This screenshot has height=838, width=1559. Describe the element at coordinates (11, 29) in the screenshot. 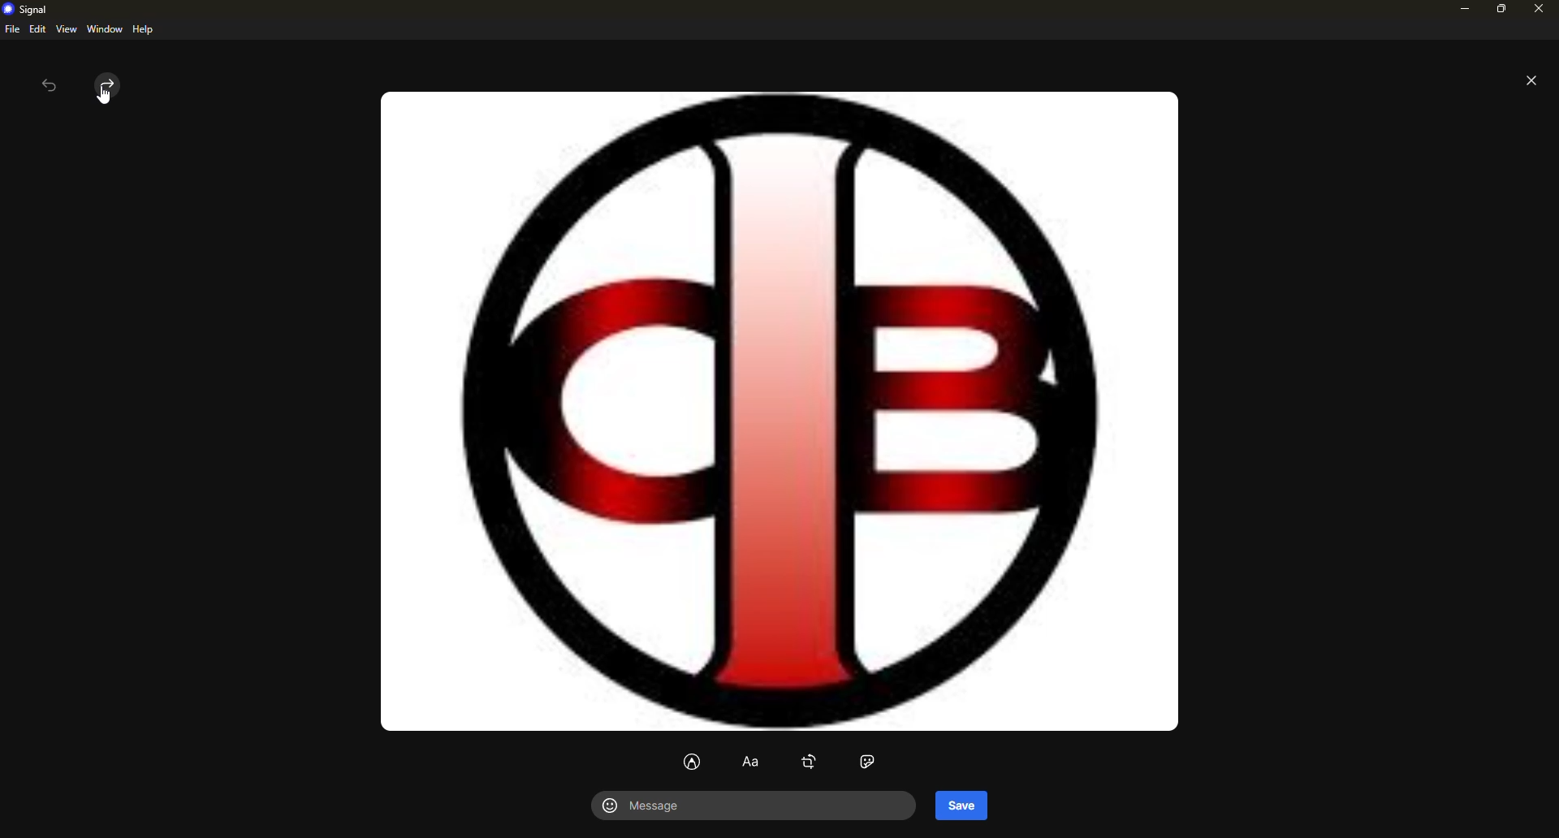

I see `file` at that location.